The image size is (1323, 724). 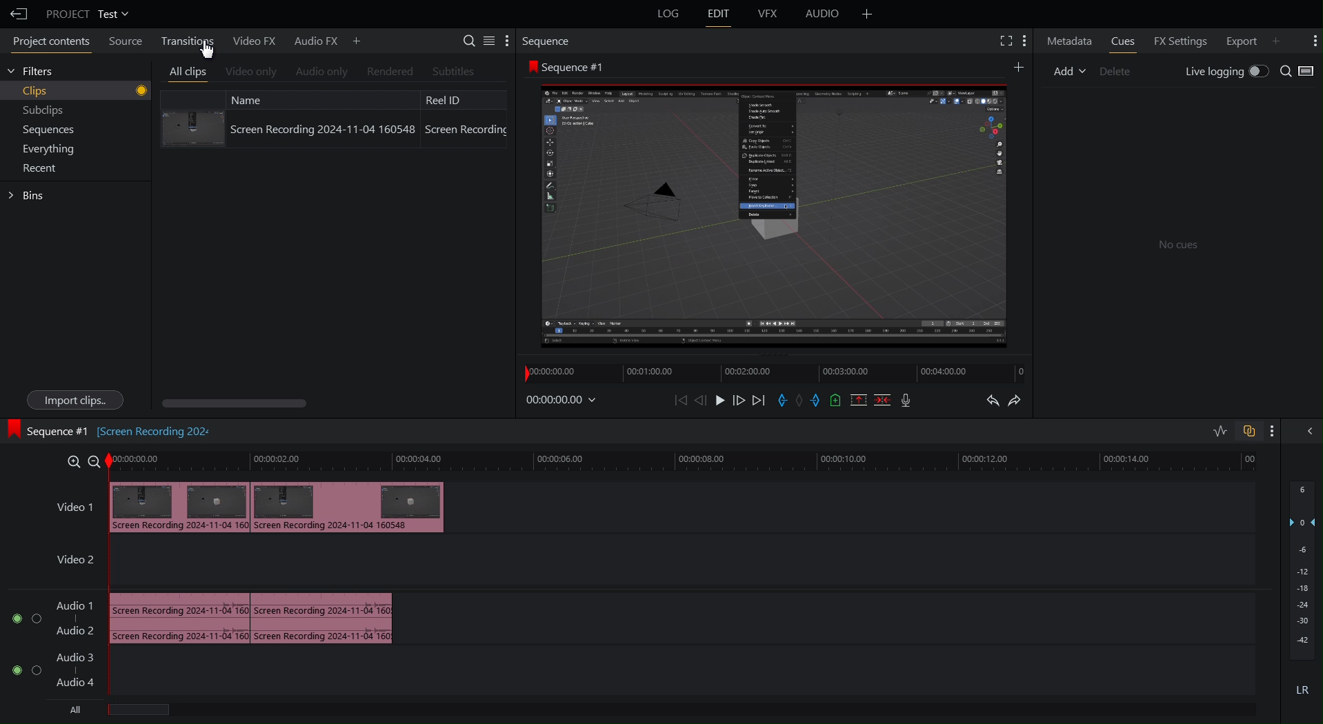 I want to click on Video FX, so click(x=249, y=39).